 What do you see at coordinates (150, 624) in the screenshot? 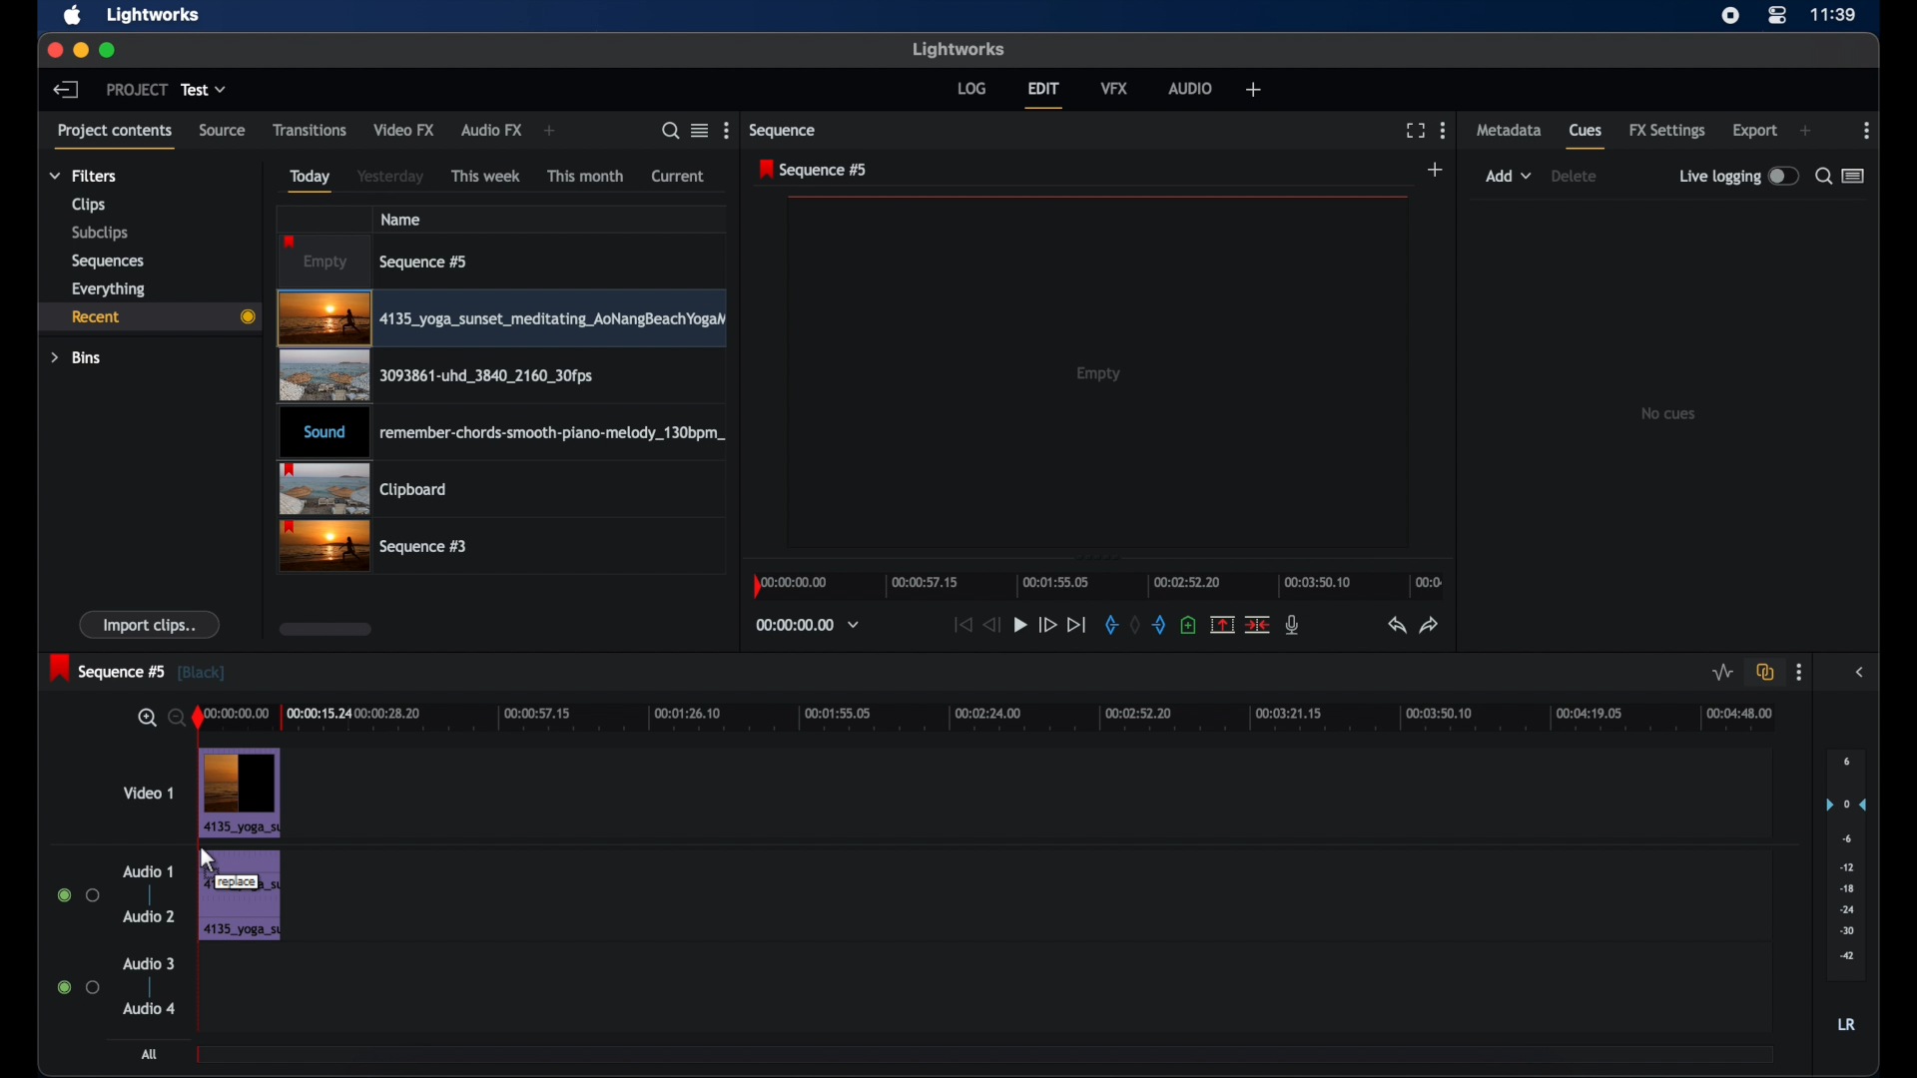
I see `import clips` at bounding box center [150, 624].